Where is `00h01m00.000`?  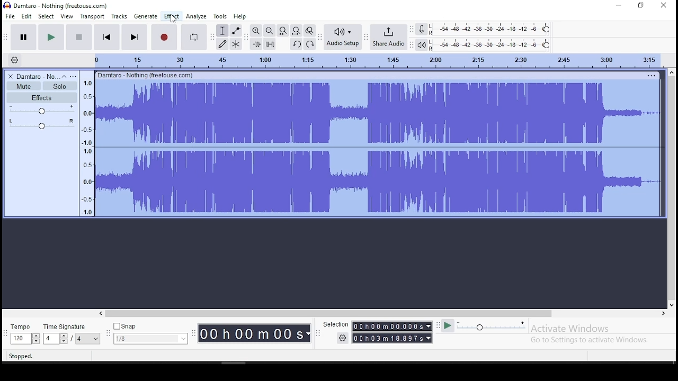 00h01m00.000 is located at coordinates (388, 326).